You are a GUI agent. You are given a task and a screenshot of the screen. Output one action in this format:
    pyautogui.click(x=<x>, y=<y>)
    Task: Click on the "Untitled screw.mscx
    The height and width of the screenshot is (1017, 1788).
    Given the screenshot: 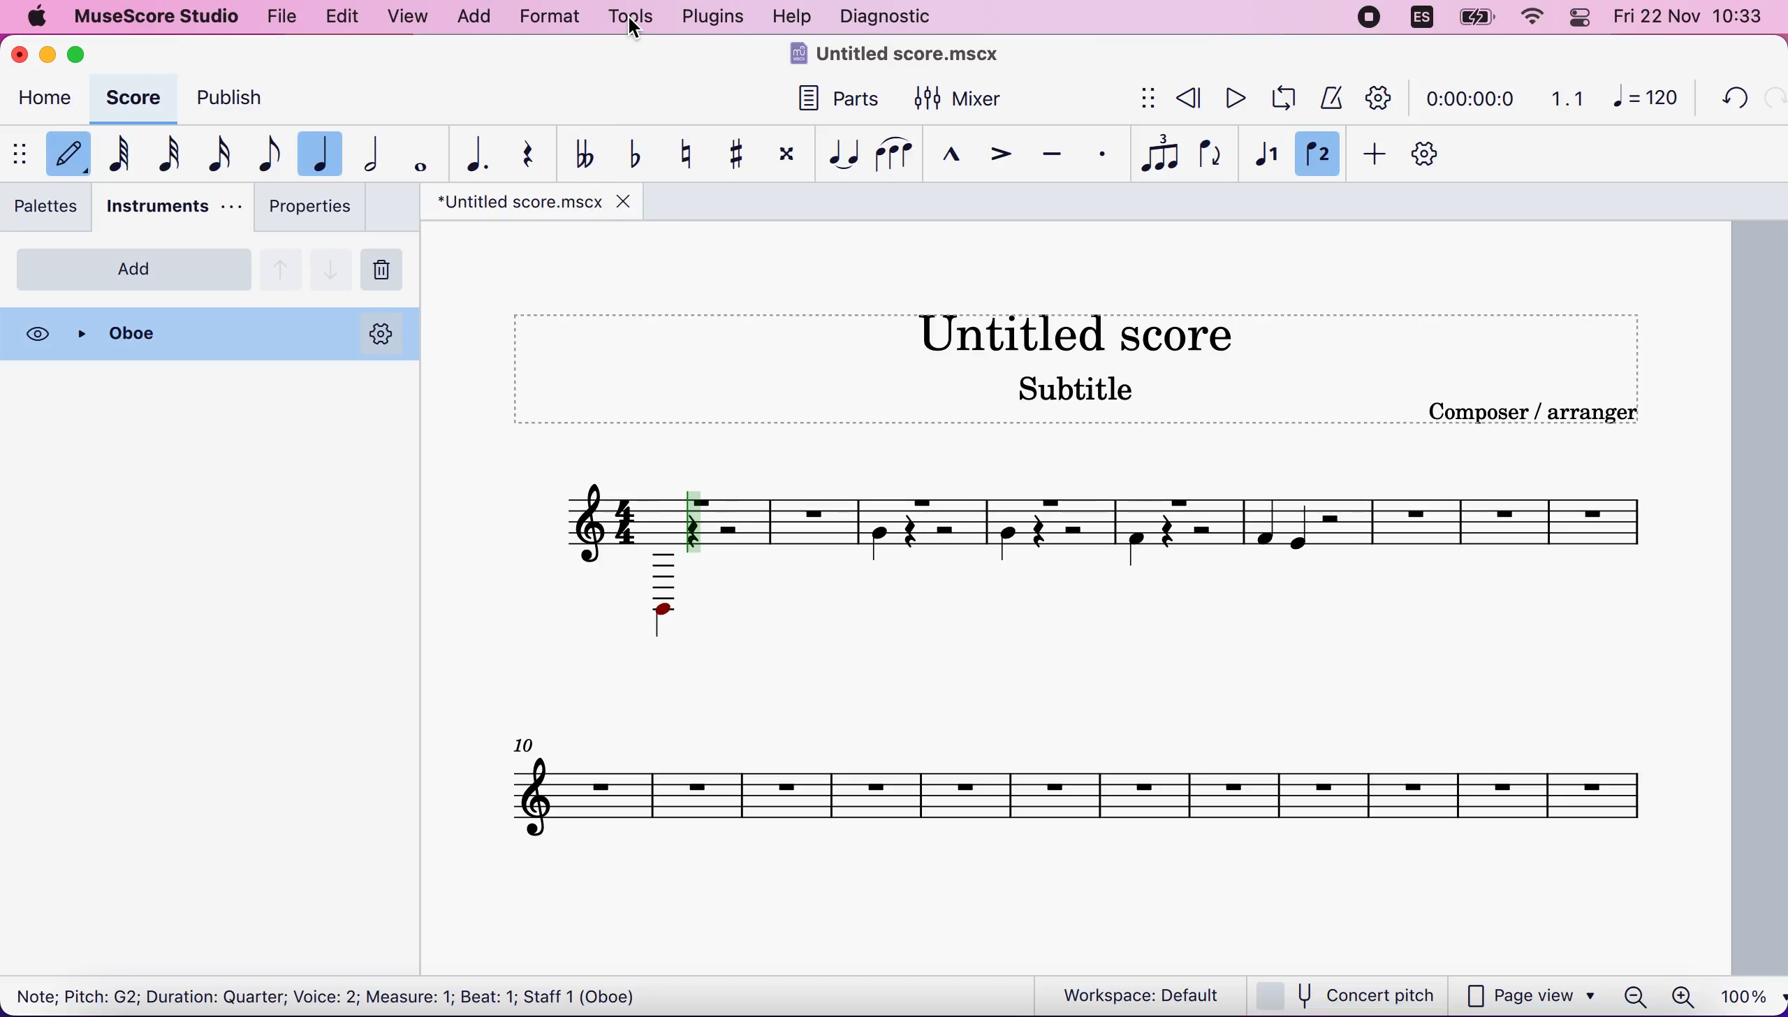 What is the action you would take?
    pyautogui.click(x=515, y=202)
    